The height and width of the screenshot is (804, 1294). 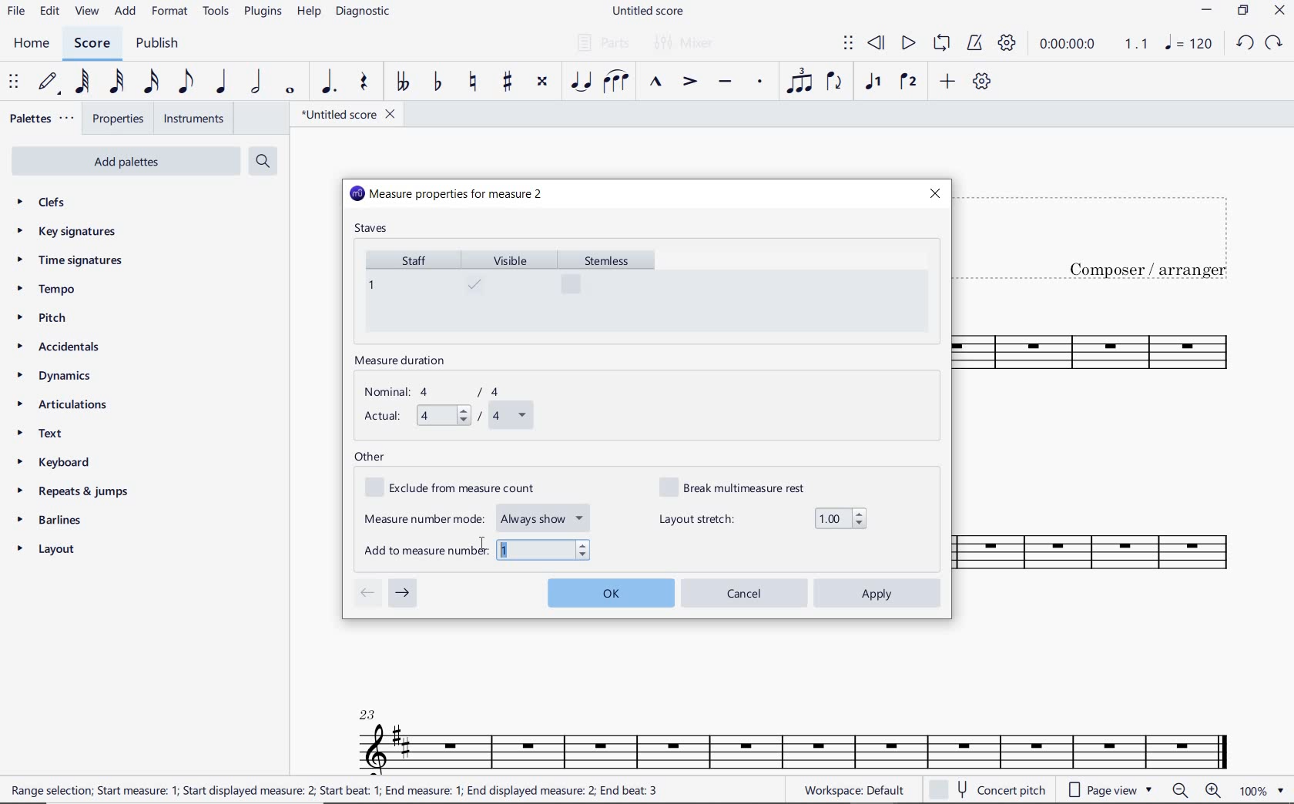 What do you see at coordinates (56, 317) in the screenshot?
I see `PITCH` at bounding box center [56, 317].